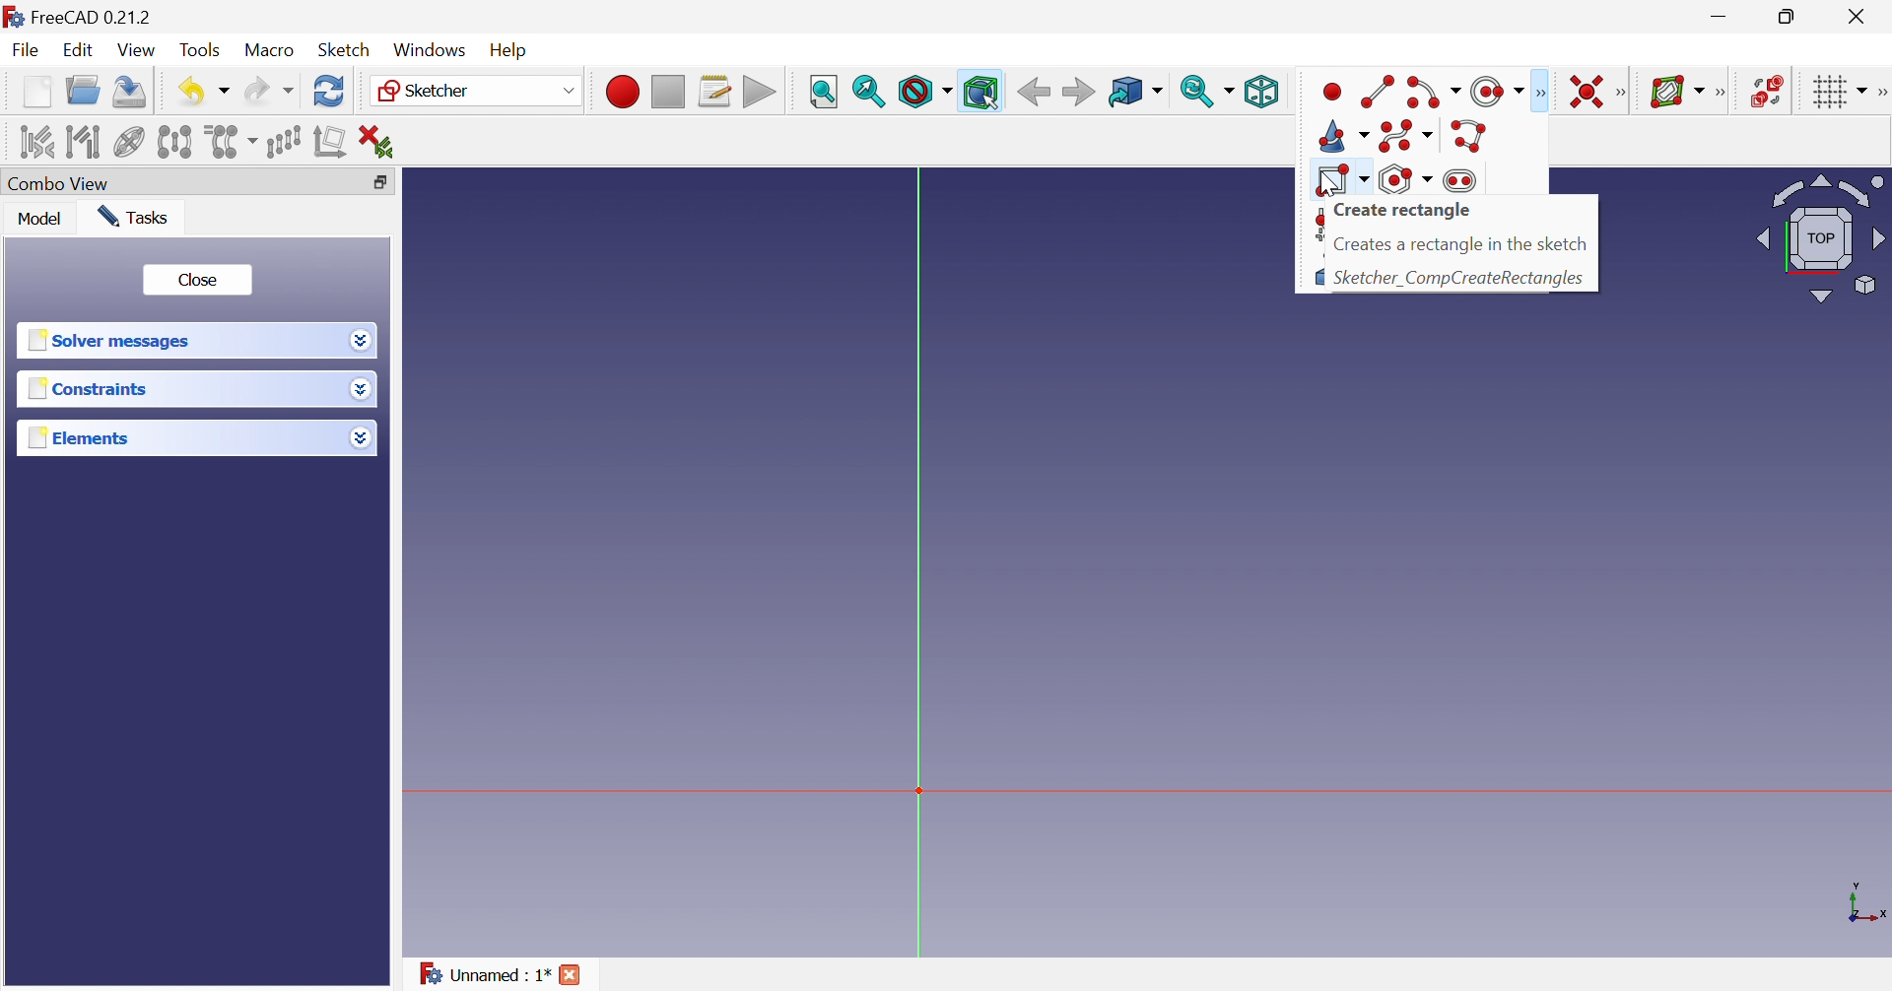 The width and height of the screenshot is (1892, 991). What do you see at coordinates (1586, 91) in the screenshot?
I see `Constrain coincident` at bounding box center [1586, 91].